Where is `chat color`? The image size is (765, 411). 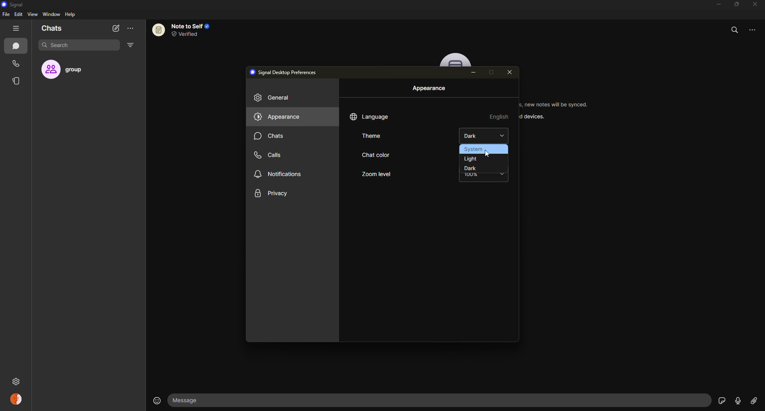 chat color is located at coordinates (375, 155).